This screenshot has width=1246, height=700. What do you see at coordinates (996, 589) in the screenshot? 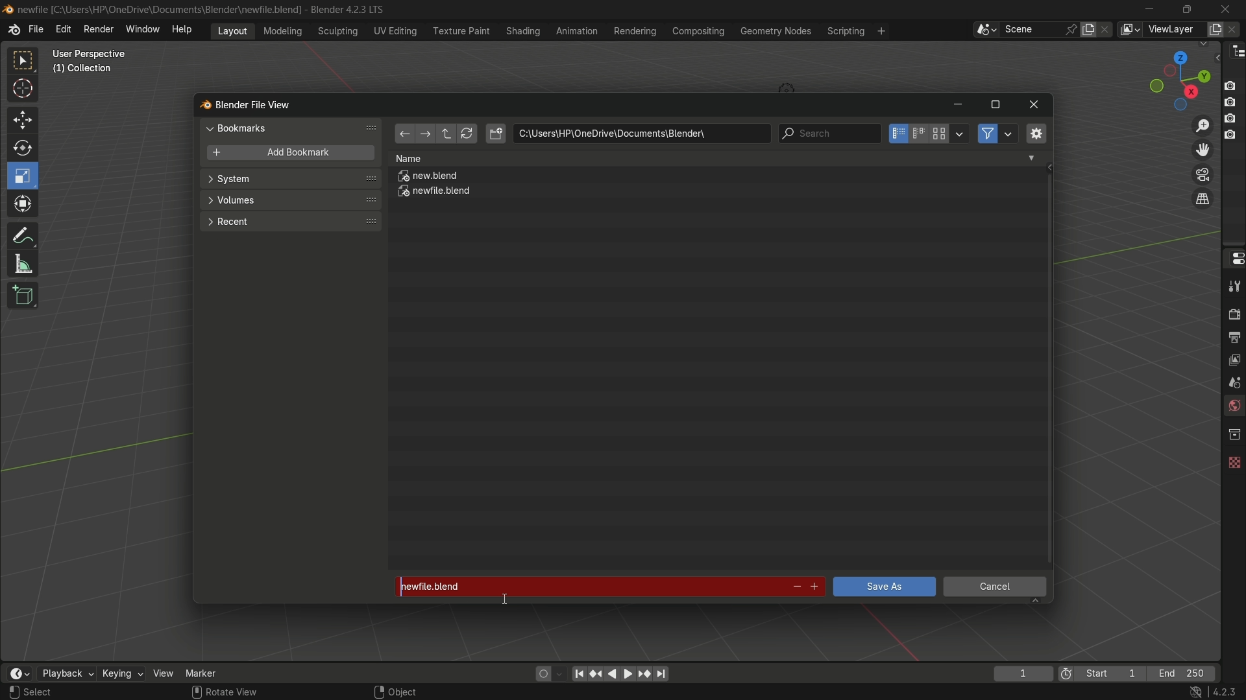
I see `cancel` at bounding box center [996, 589].